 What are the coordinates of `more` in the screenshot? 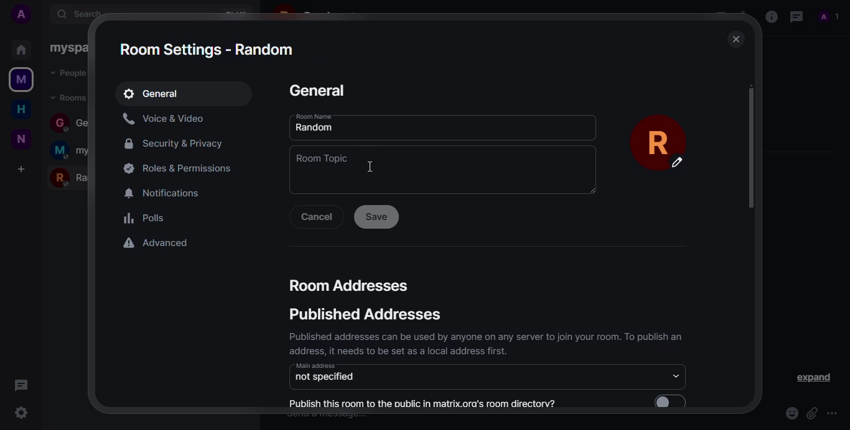 It's located at (832, 414).